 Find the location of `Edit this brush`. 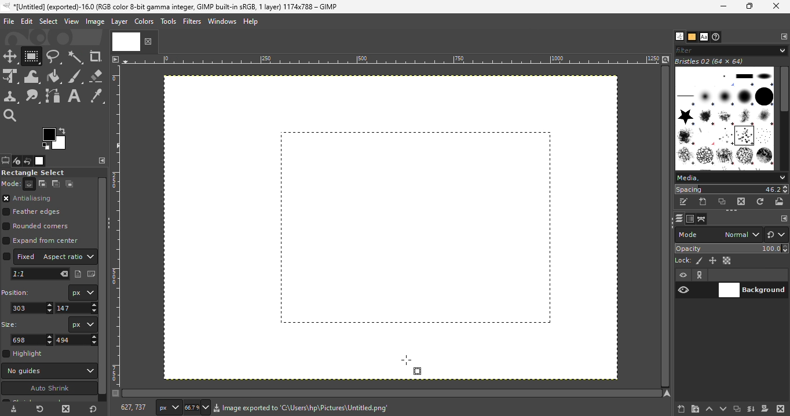

Edit this brush is located at coordinates (683, 202).